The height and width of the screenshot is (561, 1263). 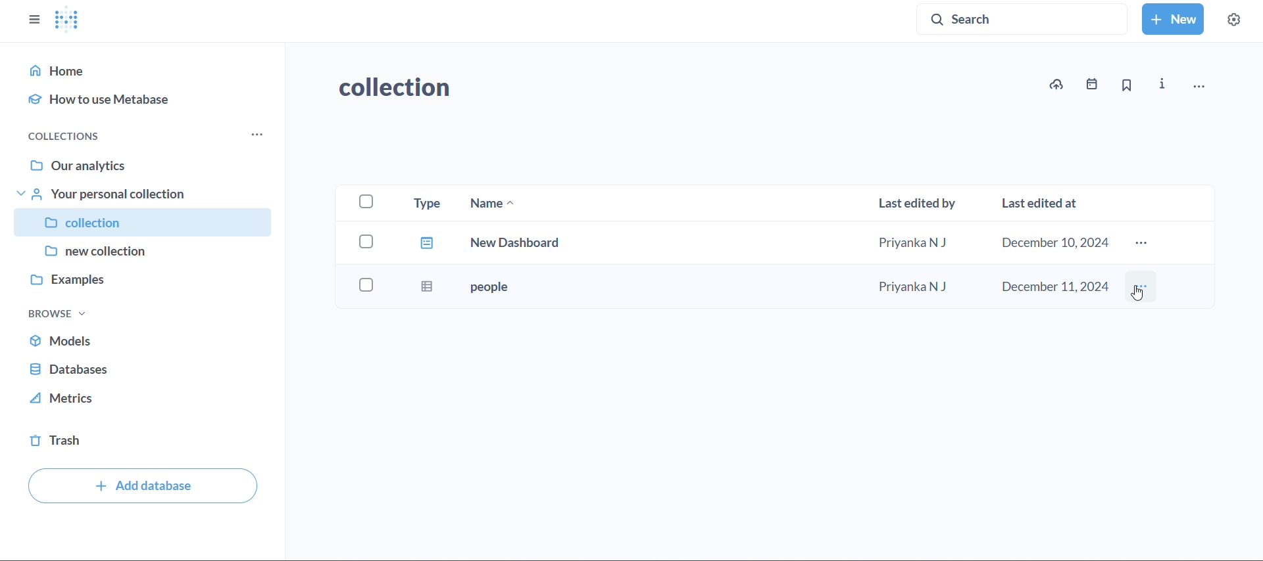 What do you see at coordinates (144, 70) in the screenshot?
I see `home` at bounding box center [144, 70].